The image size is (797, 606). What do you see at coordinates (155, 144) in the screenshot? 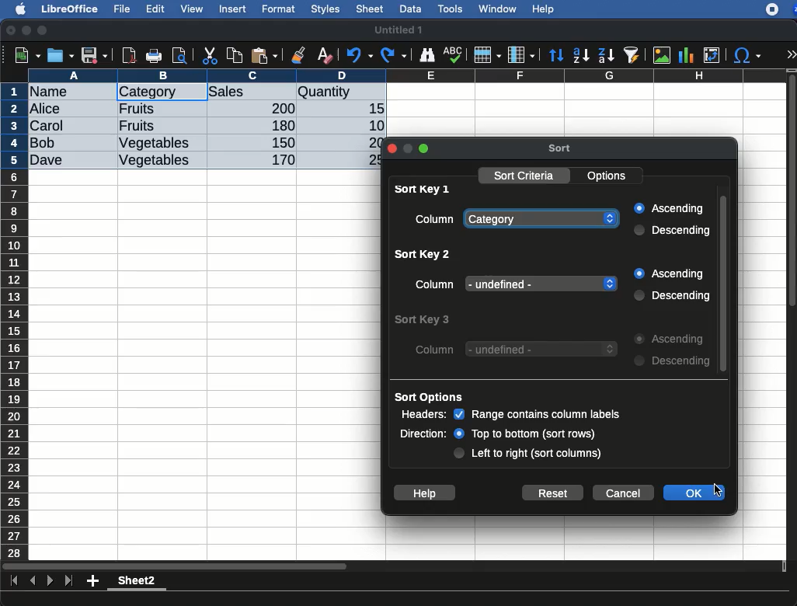
I see `Vegetables` at bounding box center [155, 144].